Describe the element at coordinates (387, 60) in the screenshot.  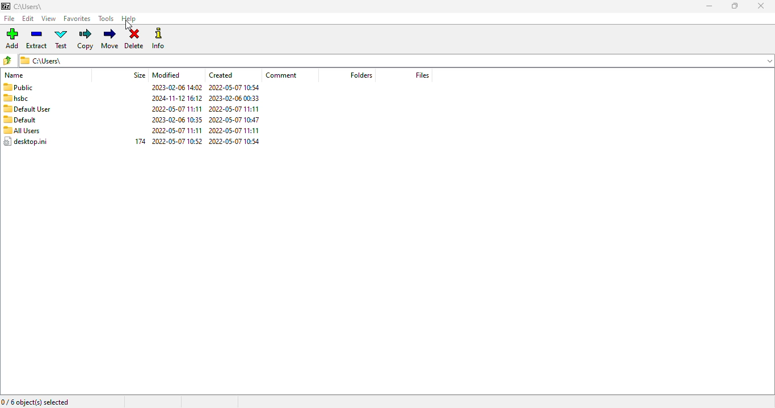
I see `current folder` at that location.